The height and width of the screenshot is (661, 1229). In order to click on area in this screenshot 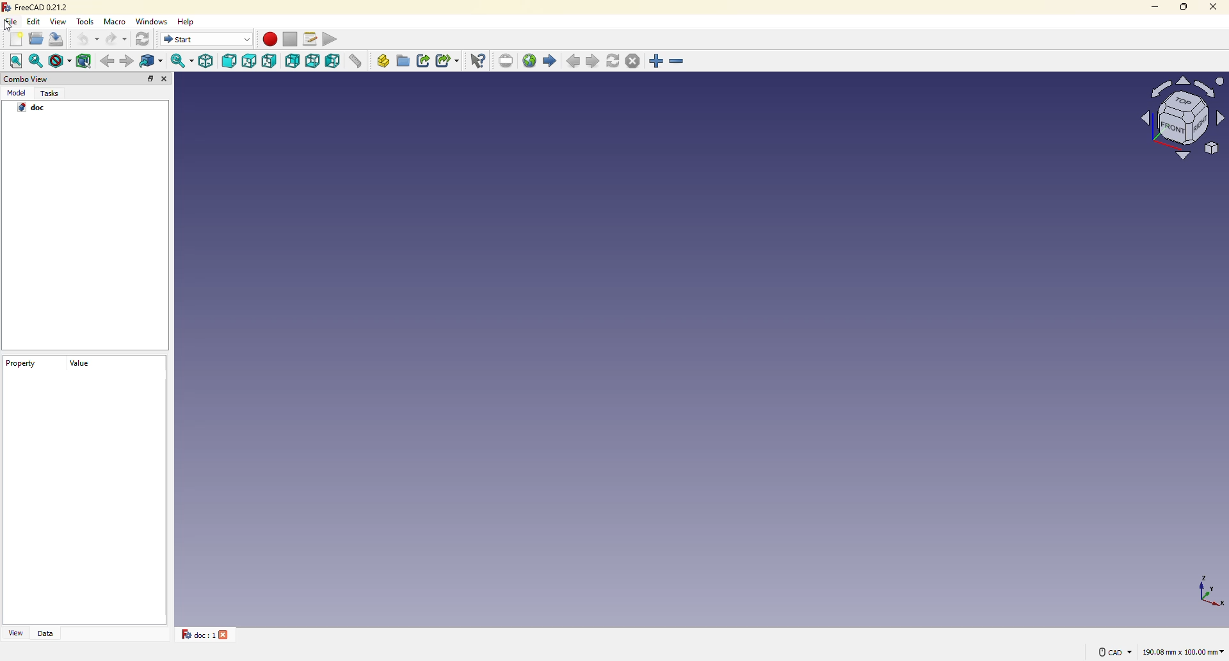, I will do `click(1184, 653)`.